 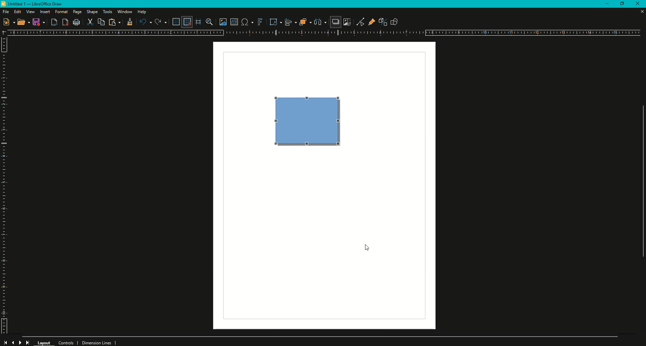 I want to click on Export, so click(x=54, y=23).